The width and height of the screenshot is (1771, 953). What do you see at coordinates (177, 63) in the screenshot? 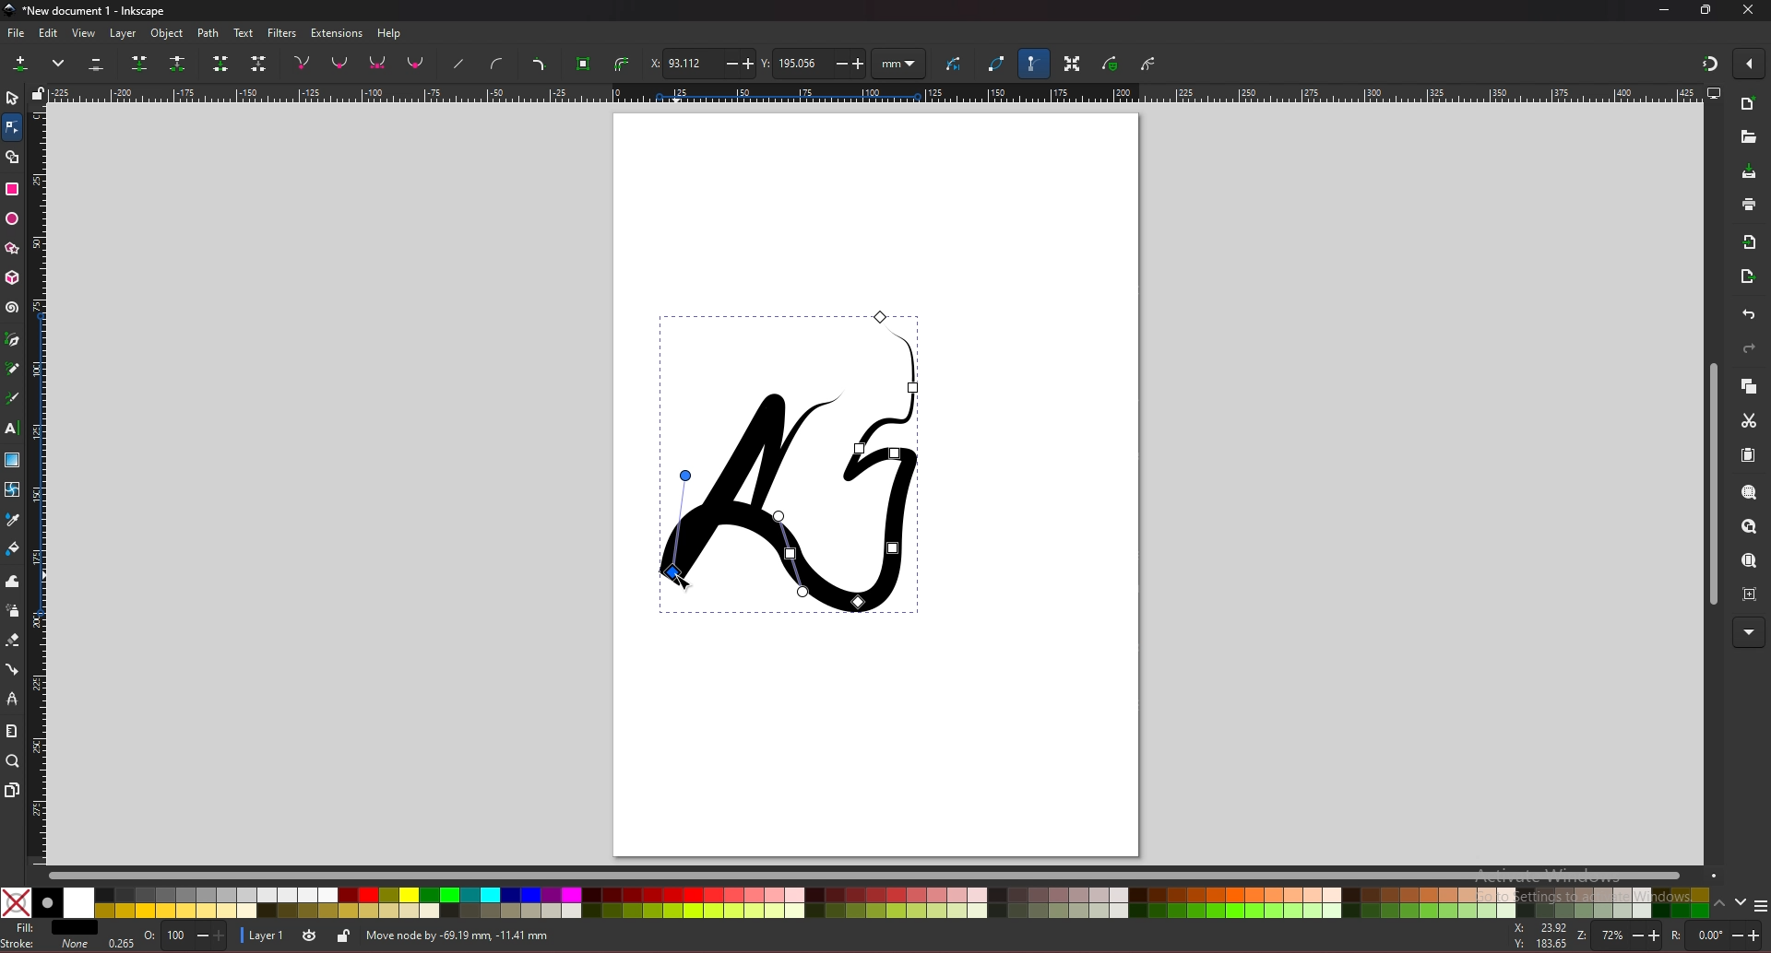
I see `break path` at bounding box center [177, 63].